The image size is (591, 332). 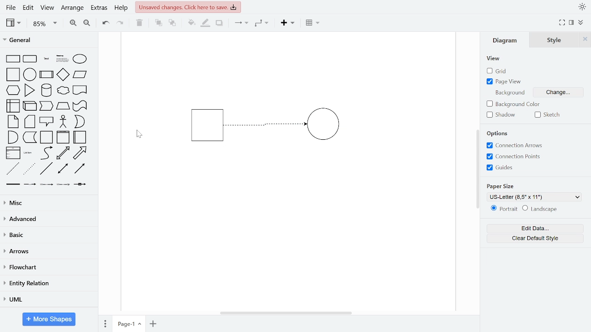 I want to click on portrait, so click(x=505, y=208).